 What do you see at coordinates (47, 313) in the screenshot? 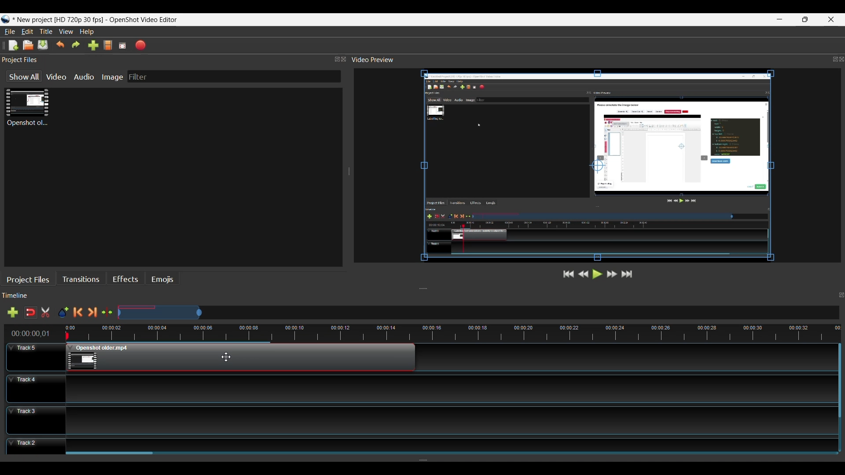
I see `Razor` at bounding box center [47, 313].